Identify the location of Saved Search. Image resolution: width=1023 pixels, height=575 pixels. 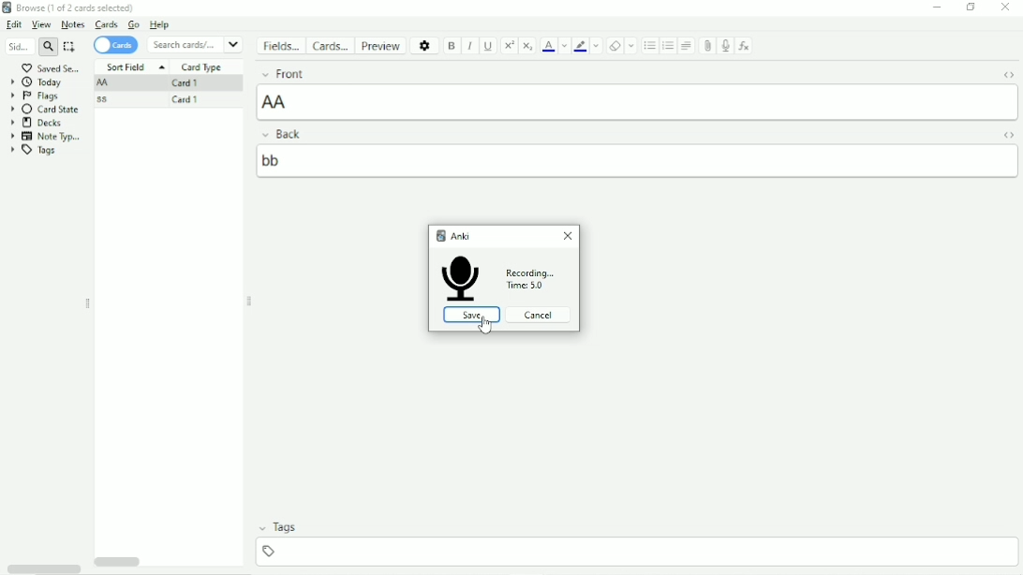
(51, 68).